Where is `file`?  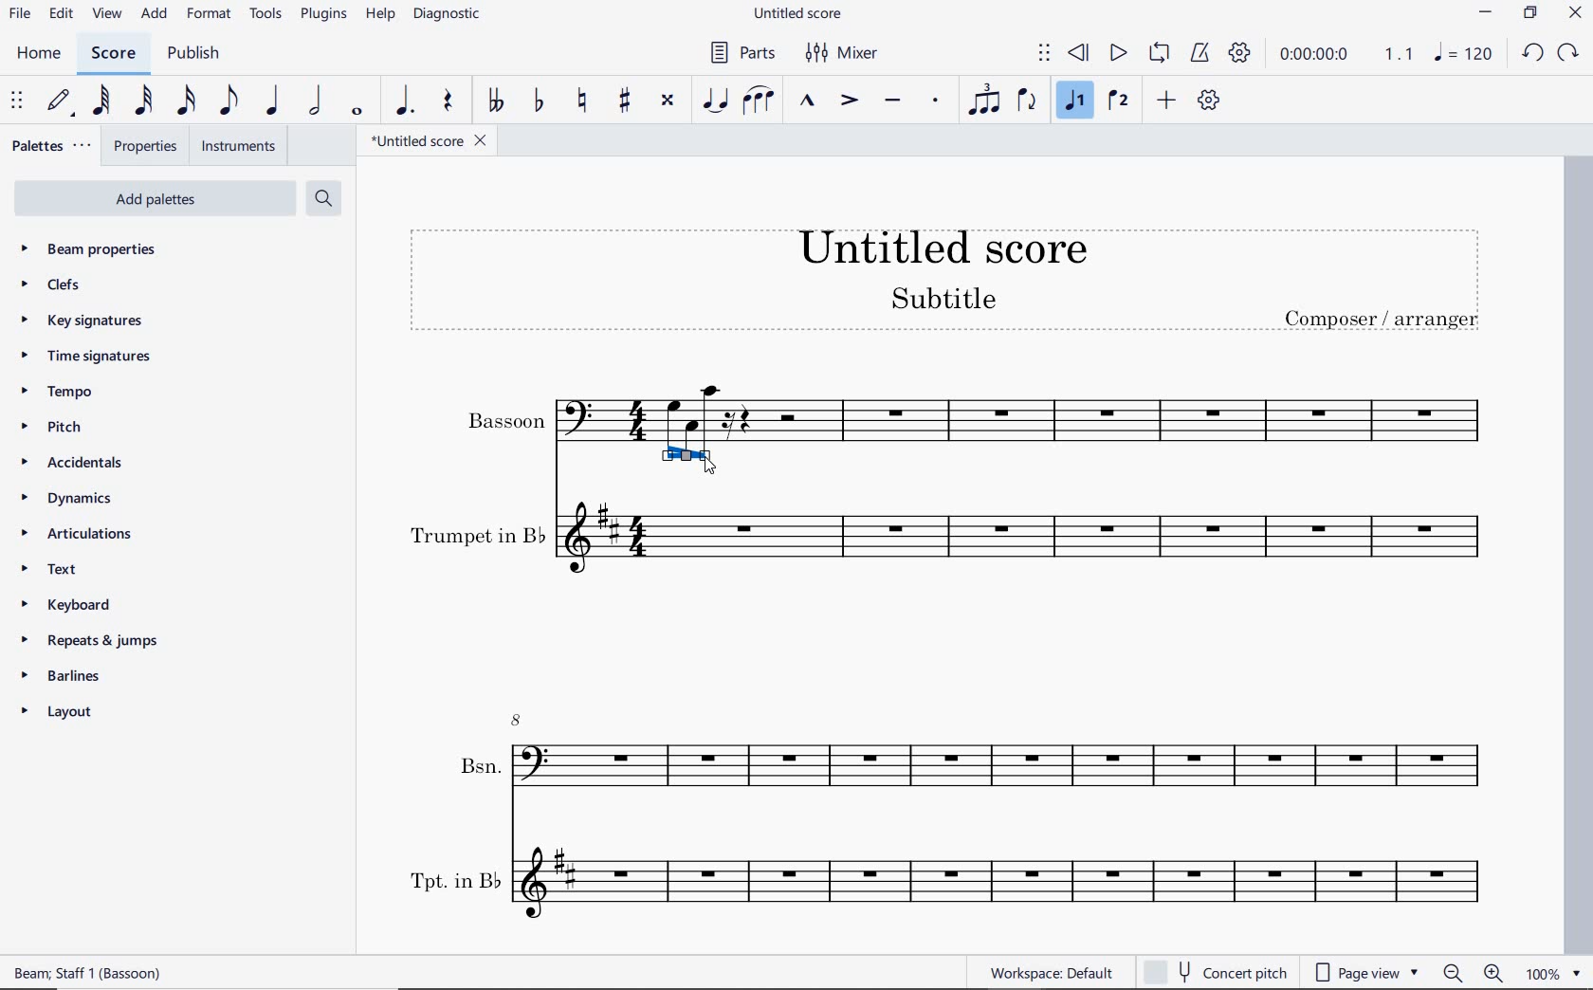 file is located at coordinates (19, 15).